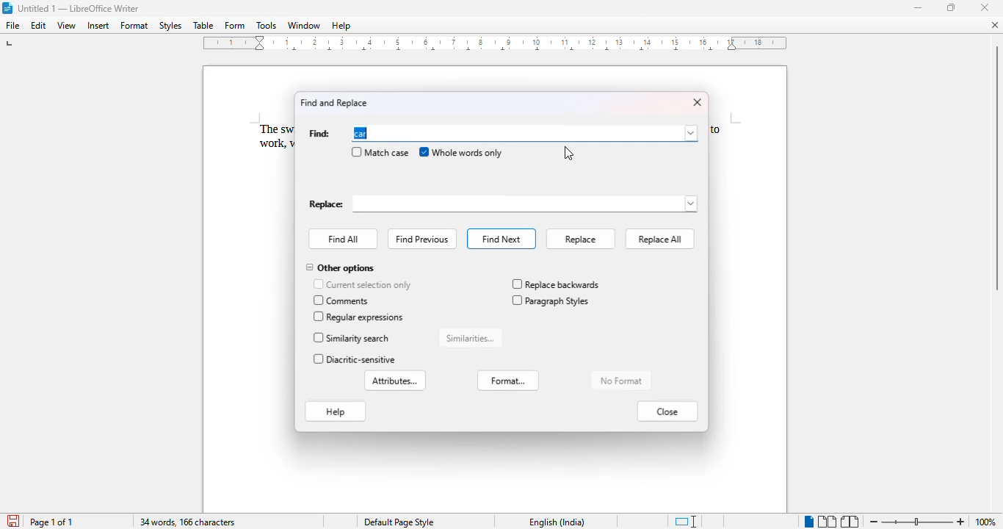 The image size is (1003, 529). What do you see at coordinates (551, 300) in the screenshot?
I see `paragraph styles` at bounding box center [551, 300].